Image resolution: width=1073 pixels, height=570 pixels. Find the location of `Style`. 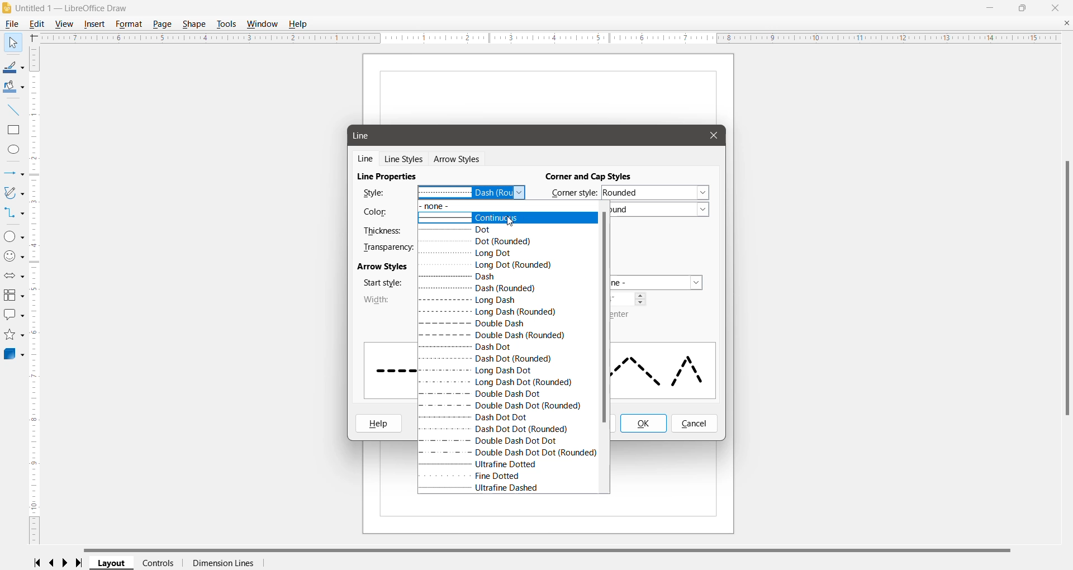

Style is located at coordinates (374, 193).